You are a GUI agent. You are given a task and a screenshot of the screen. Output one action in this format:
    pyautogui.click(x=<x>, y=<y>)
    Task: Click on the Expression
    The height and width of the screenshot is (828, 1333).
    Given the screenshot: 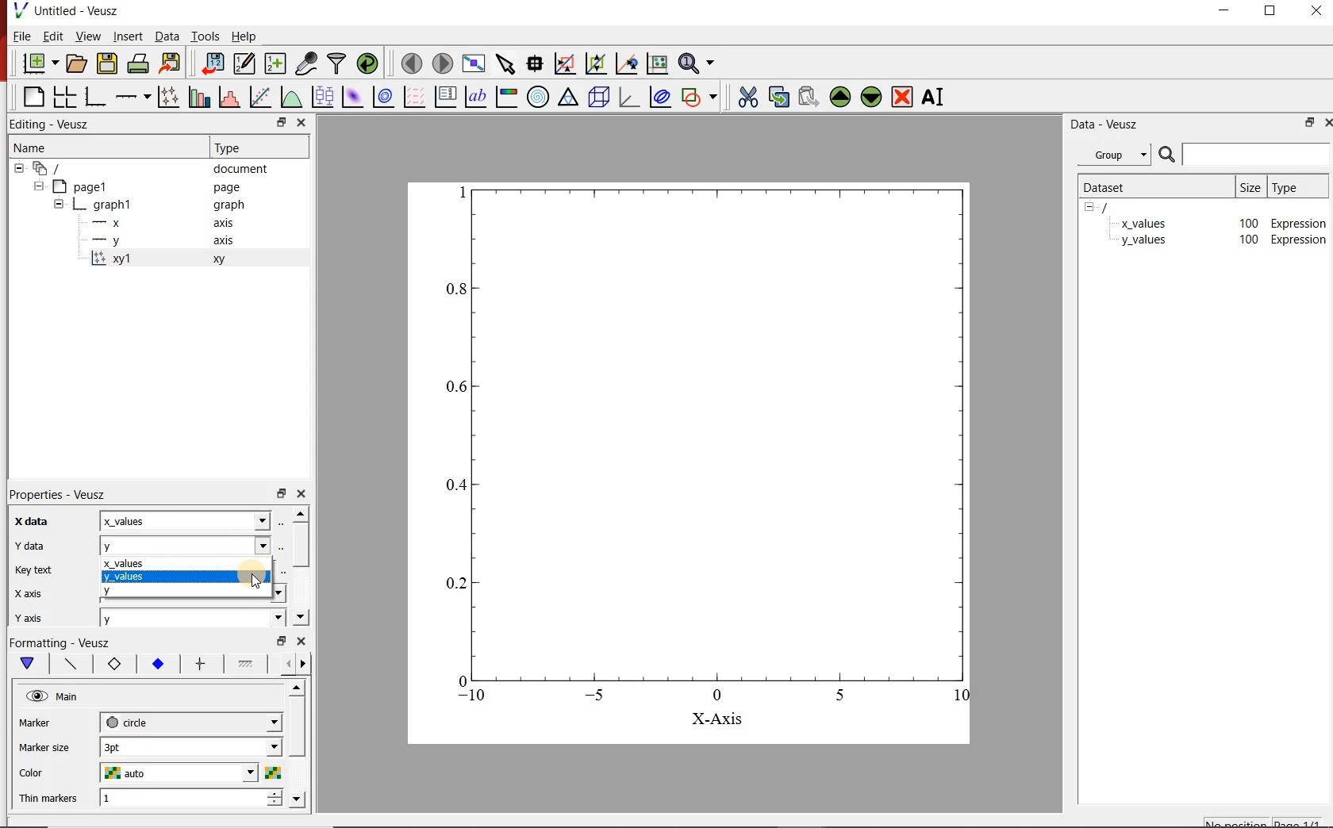 What is the action you would take?
    pyautogui.click(x=1300, y=221)
    